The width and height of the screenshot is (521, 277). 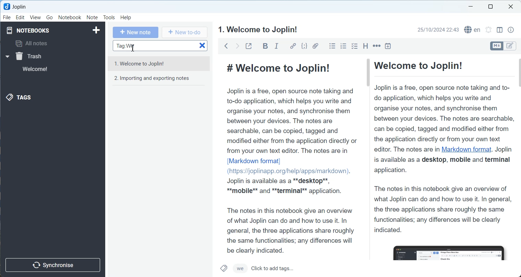 What do you see at coordinates (472, 29) in the screenshot?
I see `Spell checker` at bounding box center [472, 29].